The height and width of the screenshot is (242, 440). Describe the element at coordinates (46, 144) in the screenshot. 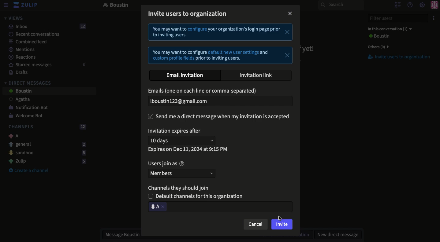

I see `General ` at that location.